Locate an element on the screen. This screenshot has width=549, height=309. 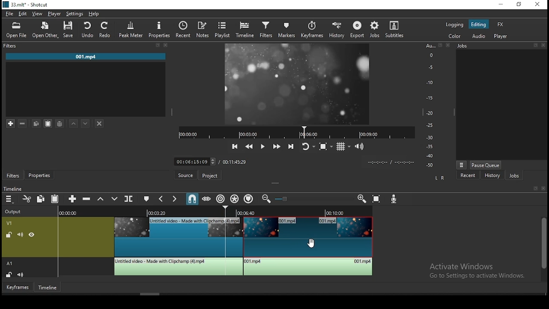
audio is located at coordinates (478, 37).